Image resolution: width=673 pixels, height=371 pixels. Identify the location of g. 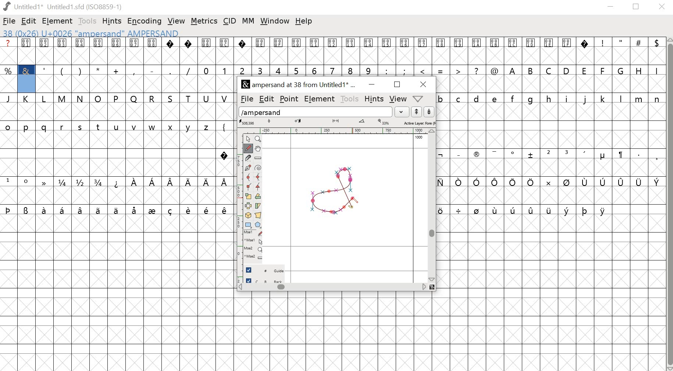
(533, 99).